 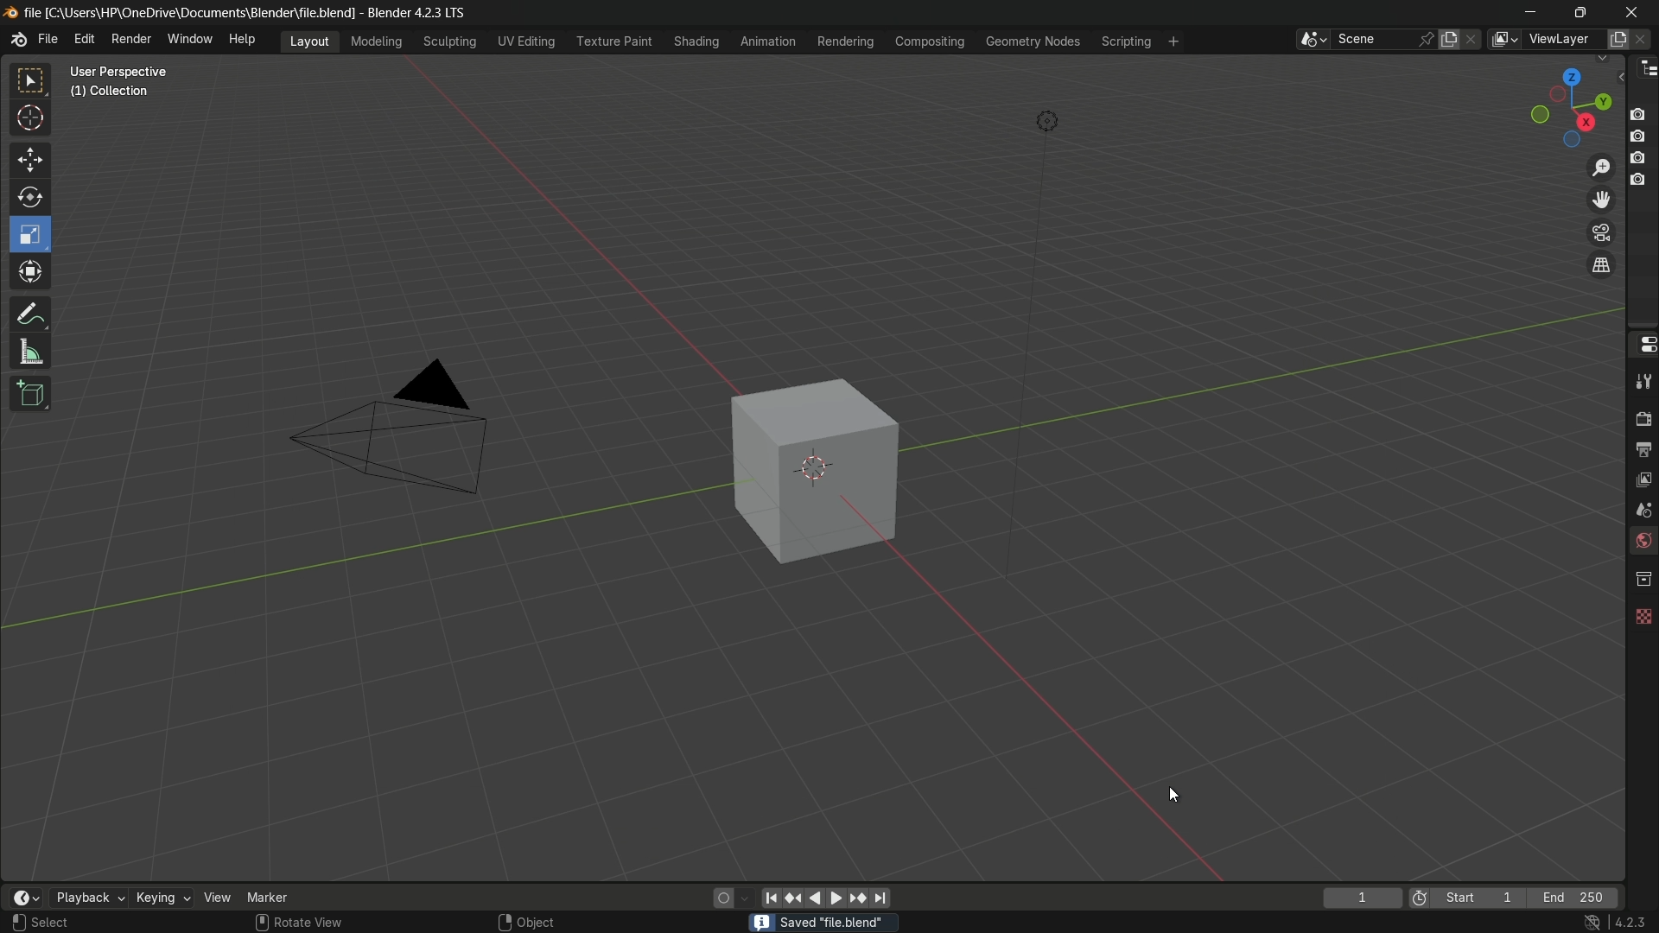 What do you see at coordinates (858, 897) in the screenshot?
I see `jump to keyframe` at bounding box center [858, 897].